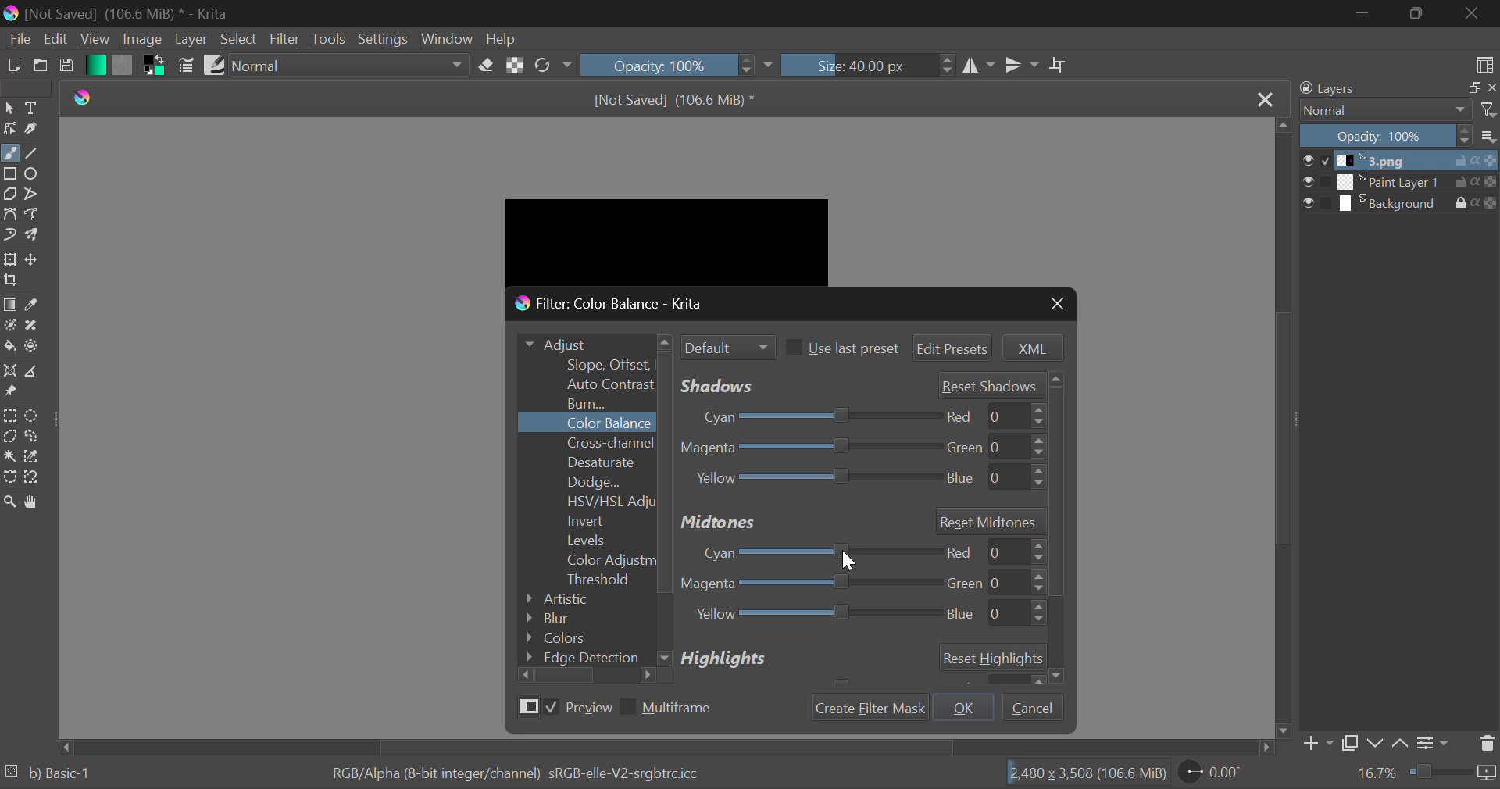 This screenshot has width=1500, height=789. Describe the element at coordinates (1266, 97) in the screenshot. I see `Close` at that location.